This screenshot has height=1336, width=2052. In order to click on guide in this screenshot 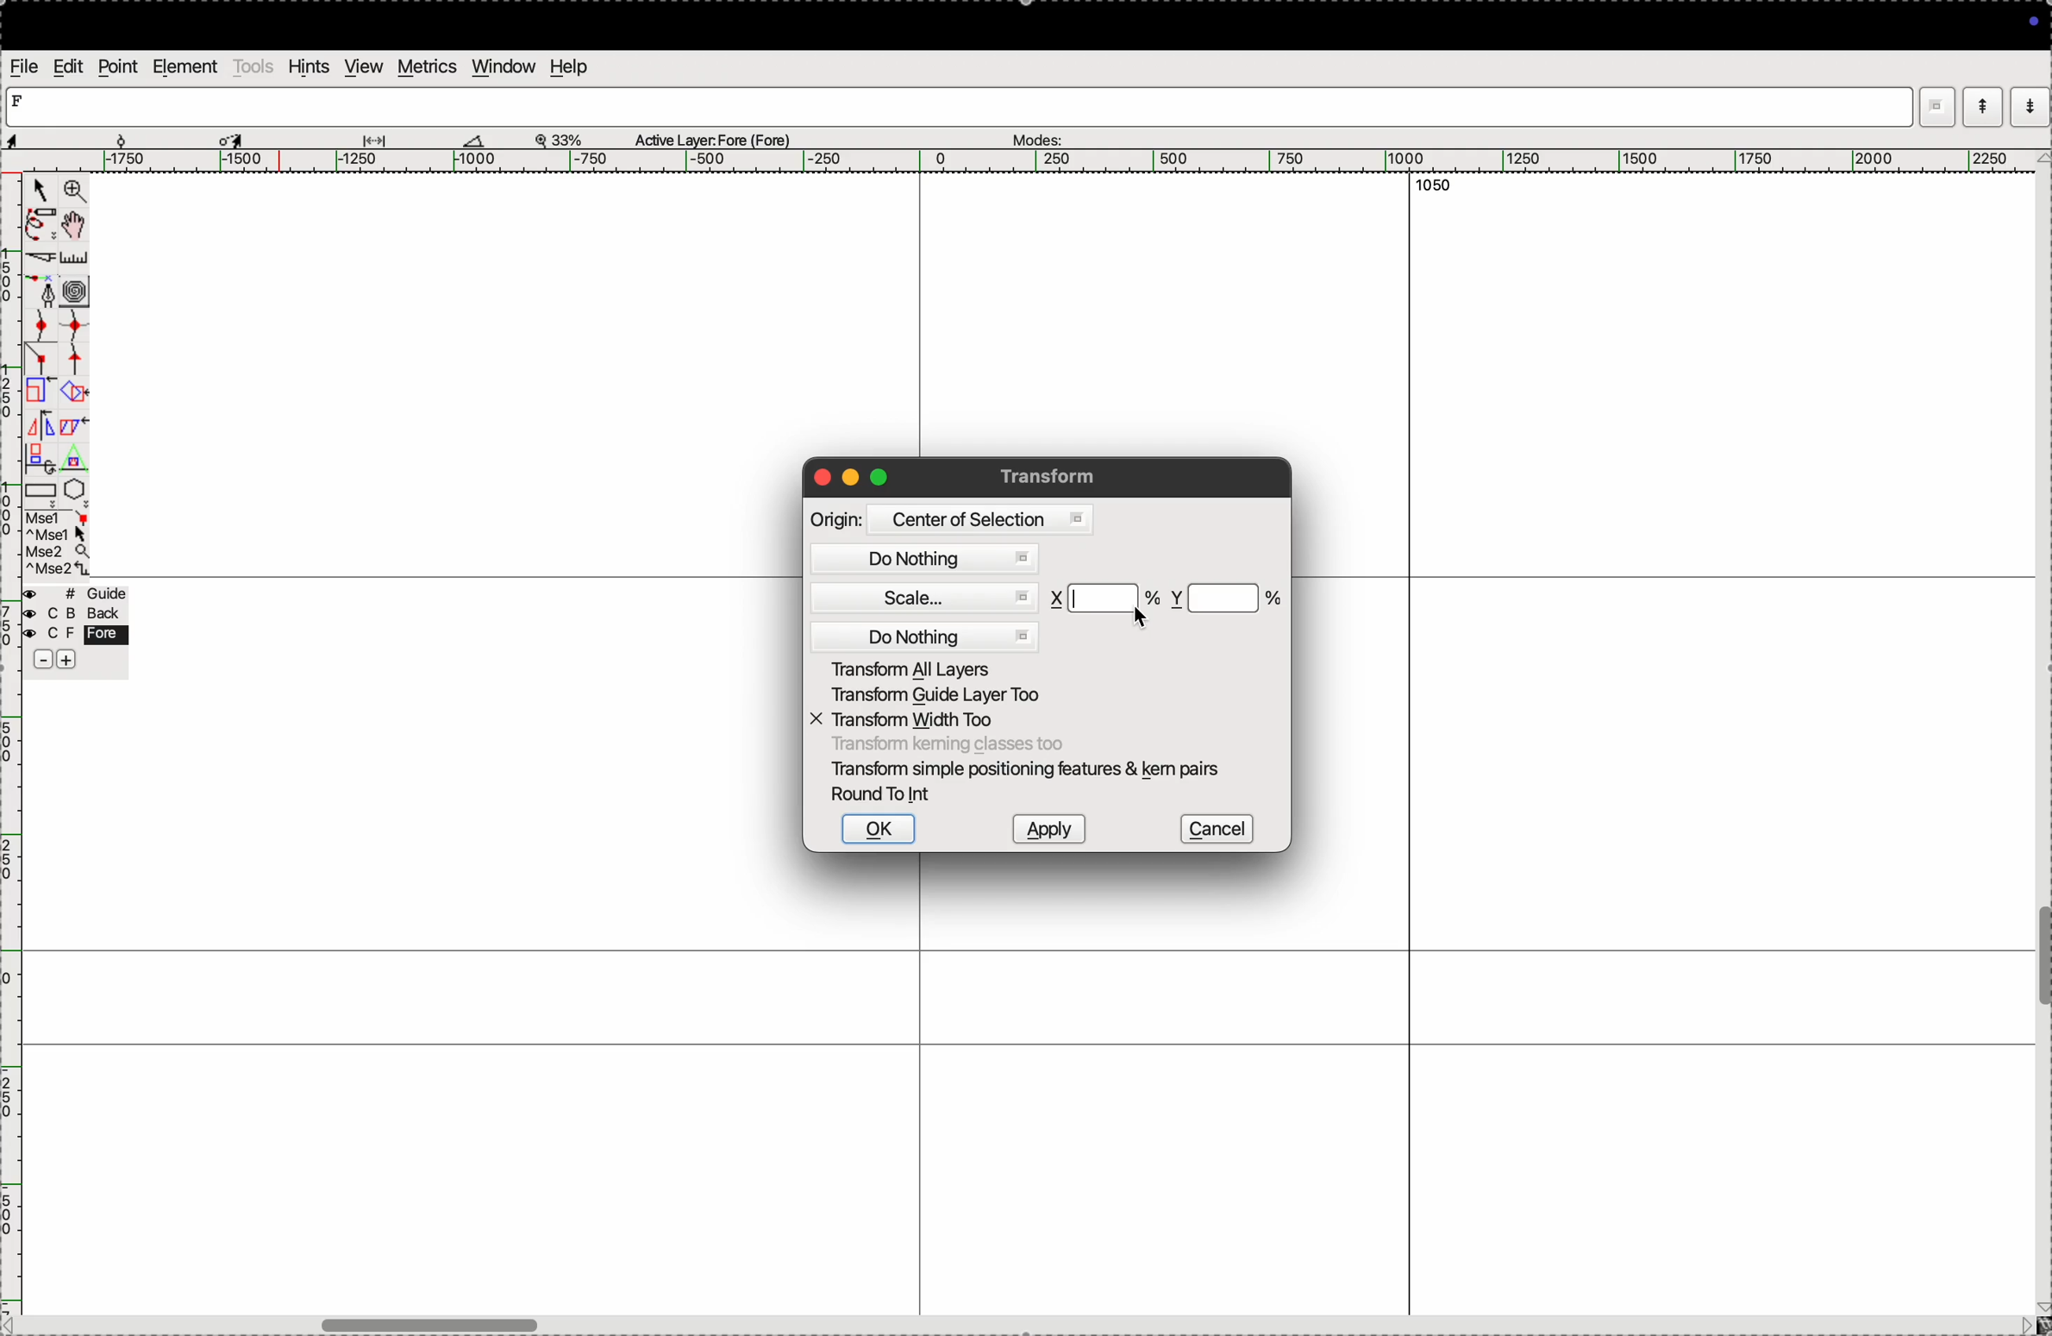, I will do `click(80, 593)`.